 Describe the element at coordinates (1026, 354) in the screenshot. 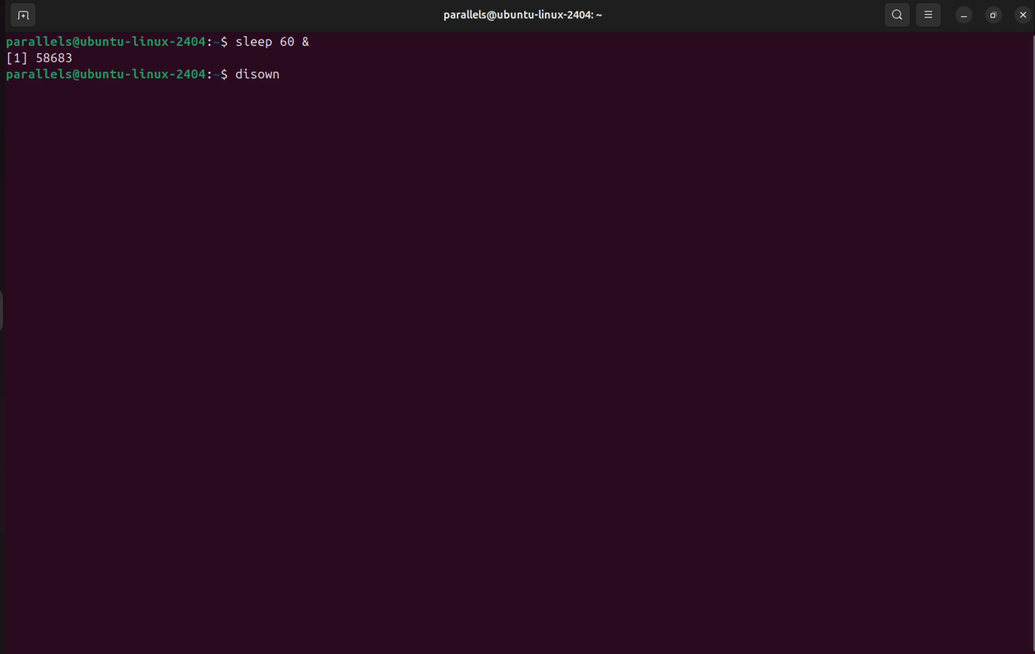

I see `Scrollbar` at that location.